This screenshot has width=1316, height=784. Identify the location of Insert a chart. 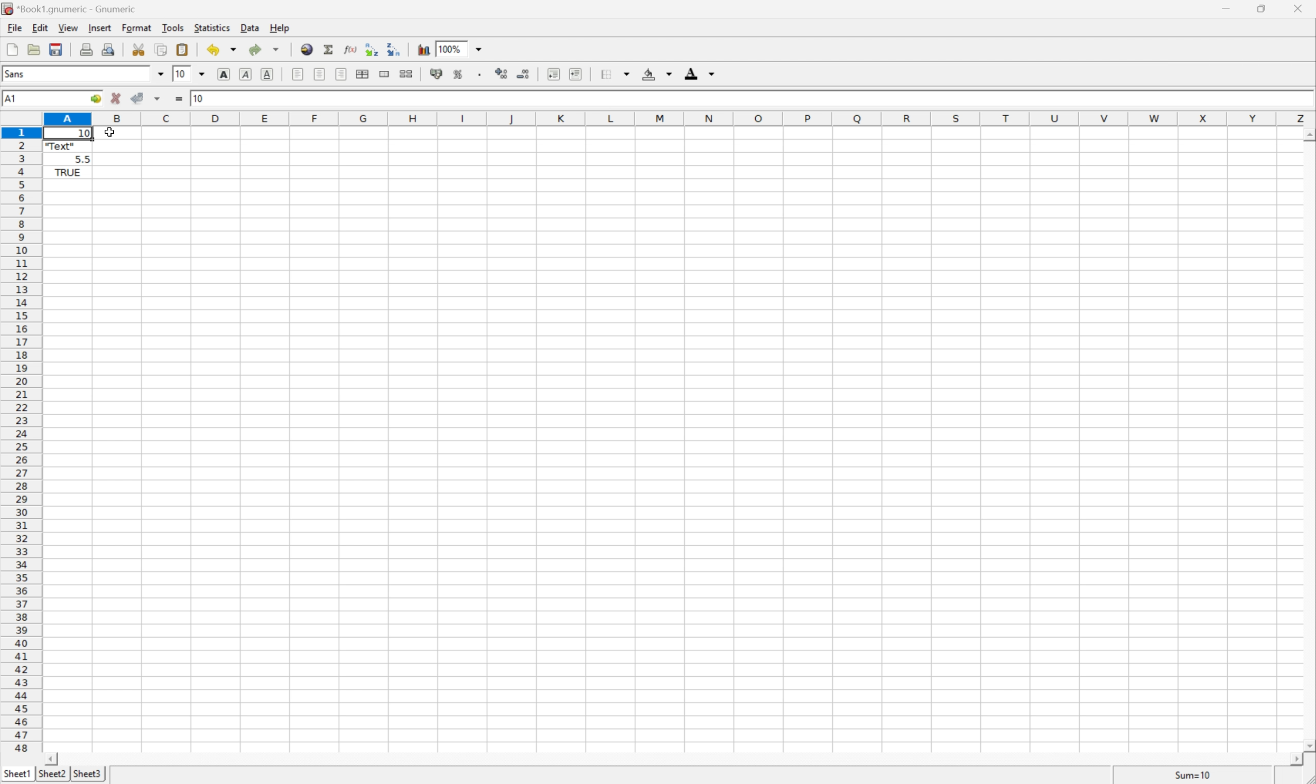
(424, 49).